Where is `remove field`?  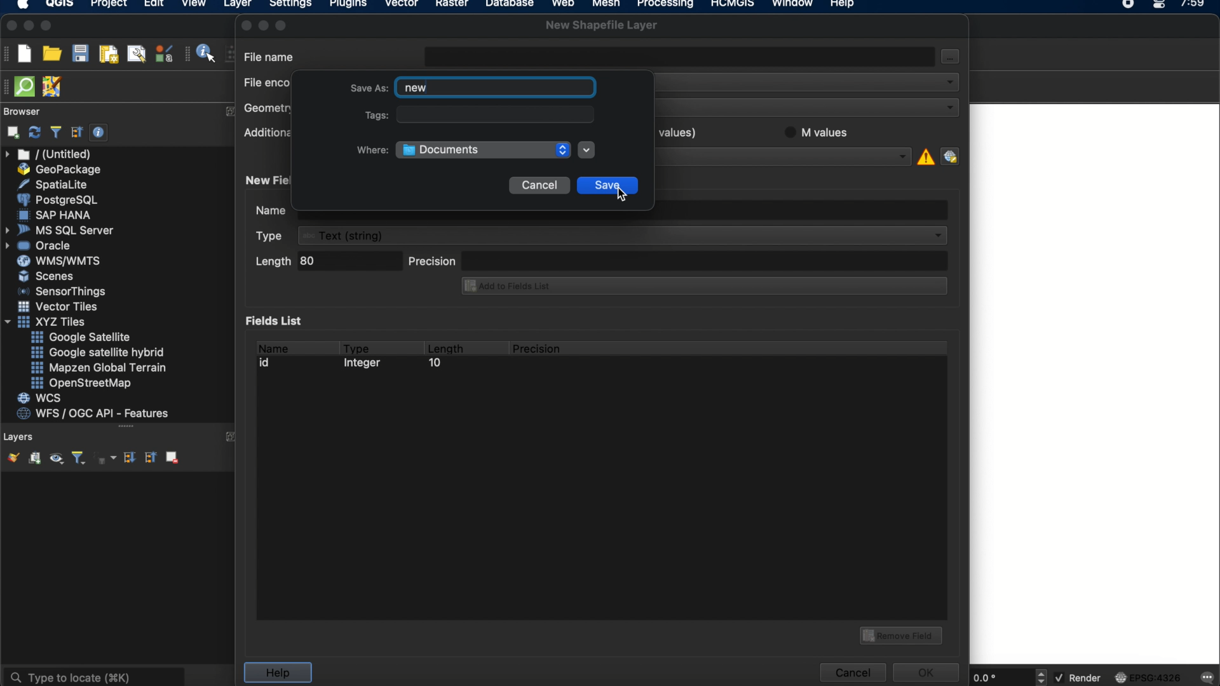 remove field is located at coordinates (903, 634).